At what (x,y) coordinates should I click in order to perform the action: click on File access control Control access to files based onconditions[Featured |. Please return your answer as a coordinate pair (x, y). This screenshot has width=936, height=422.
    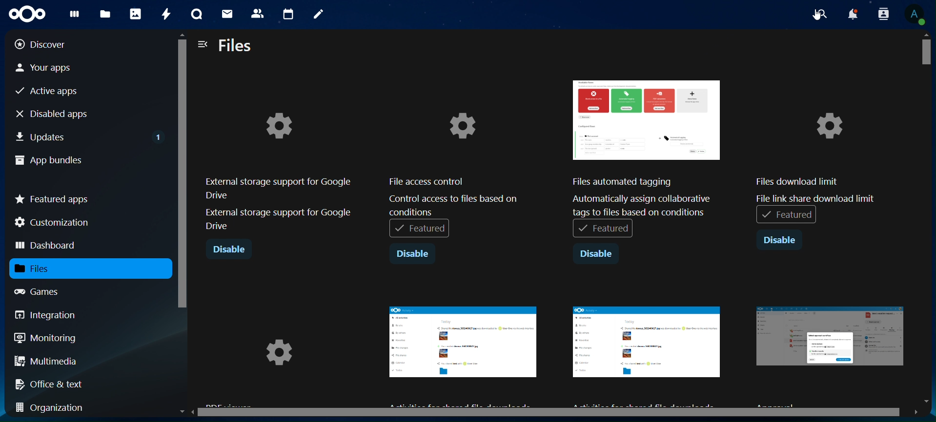
    Looking at the image, I should click on (454, 167).